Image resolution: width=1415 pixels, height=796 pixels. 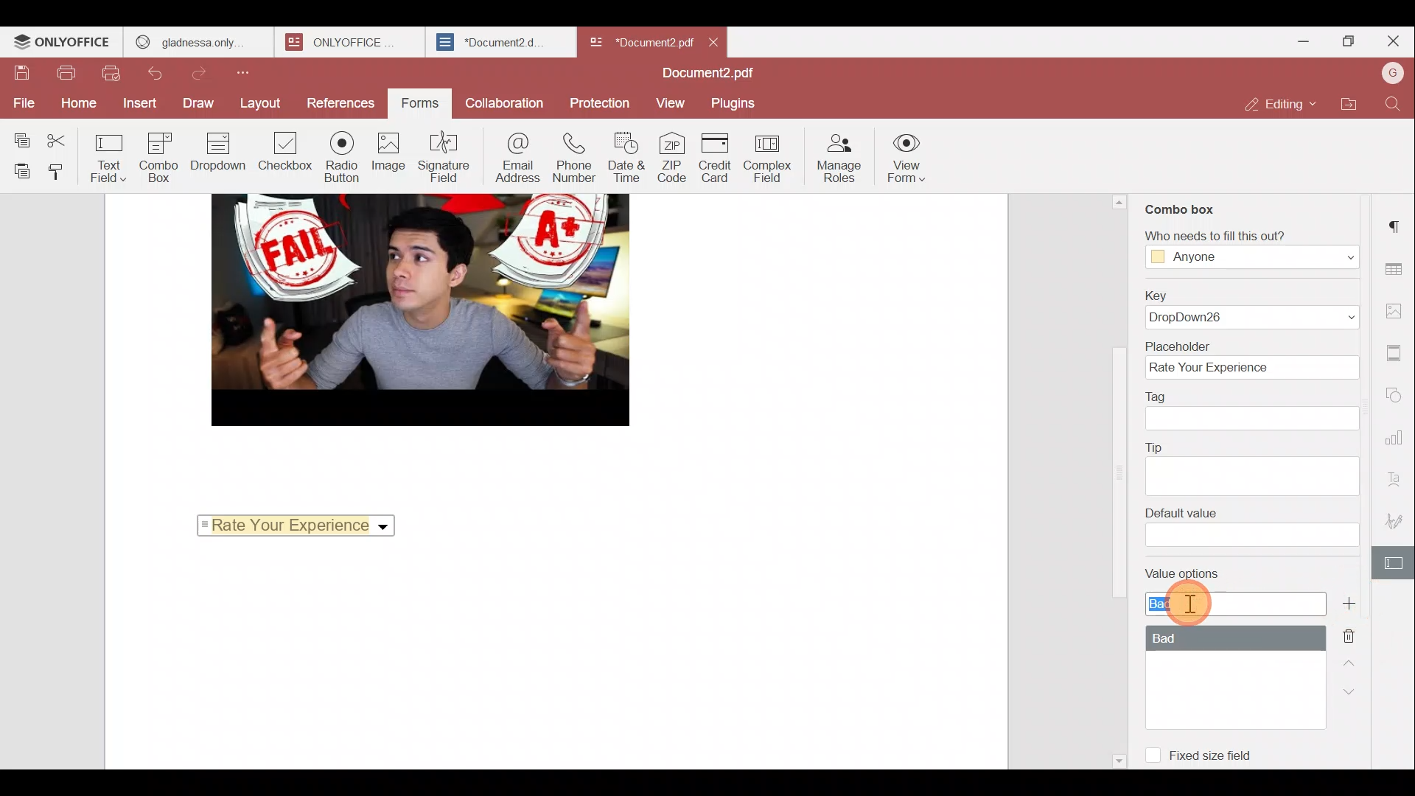 What do you see at coordinates (707, 73) in the screenshot?
I see `Document2.pdf` at bounding box center [707, 73].